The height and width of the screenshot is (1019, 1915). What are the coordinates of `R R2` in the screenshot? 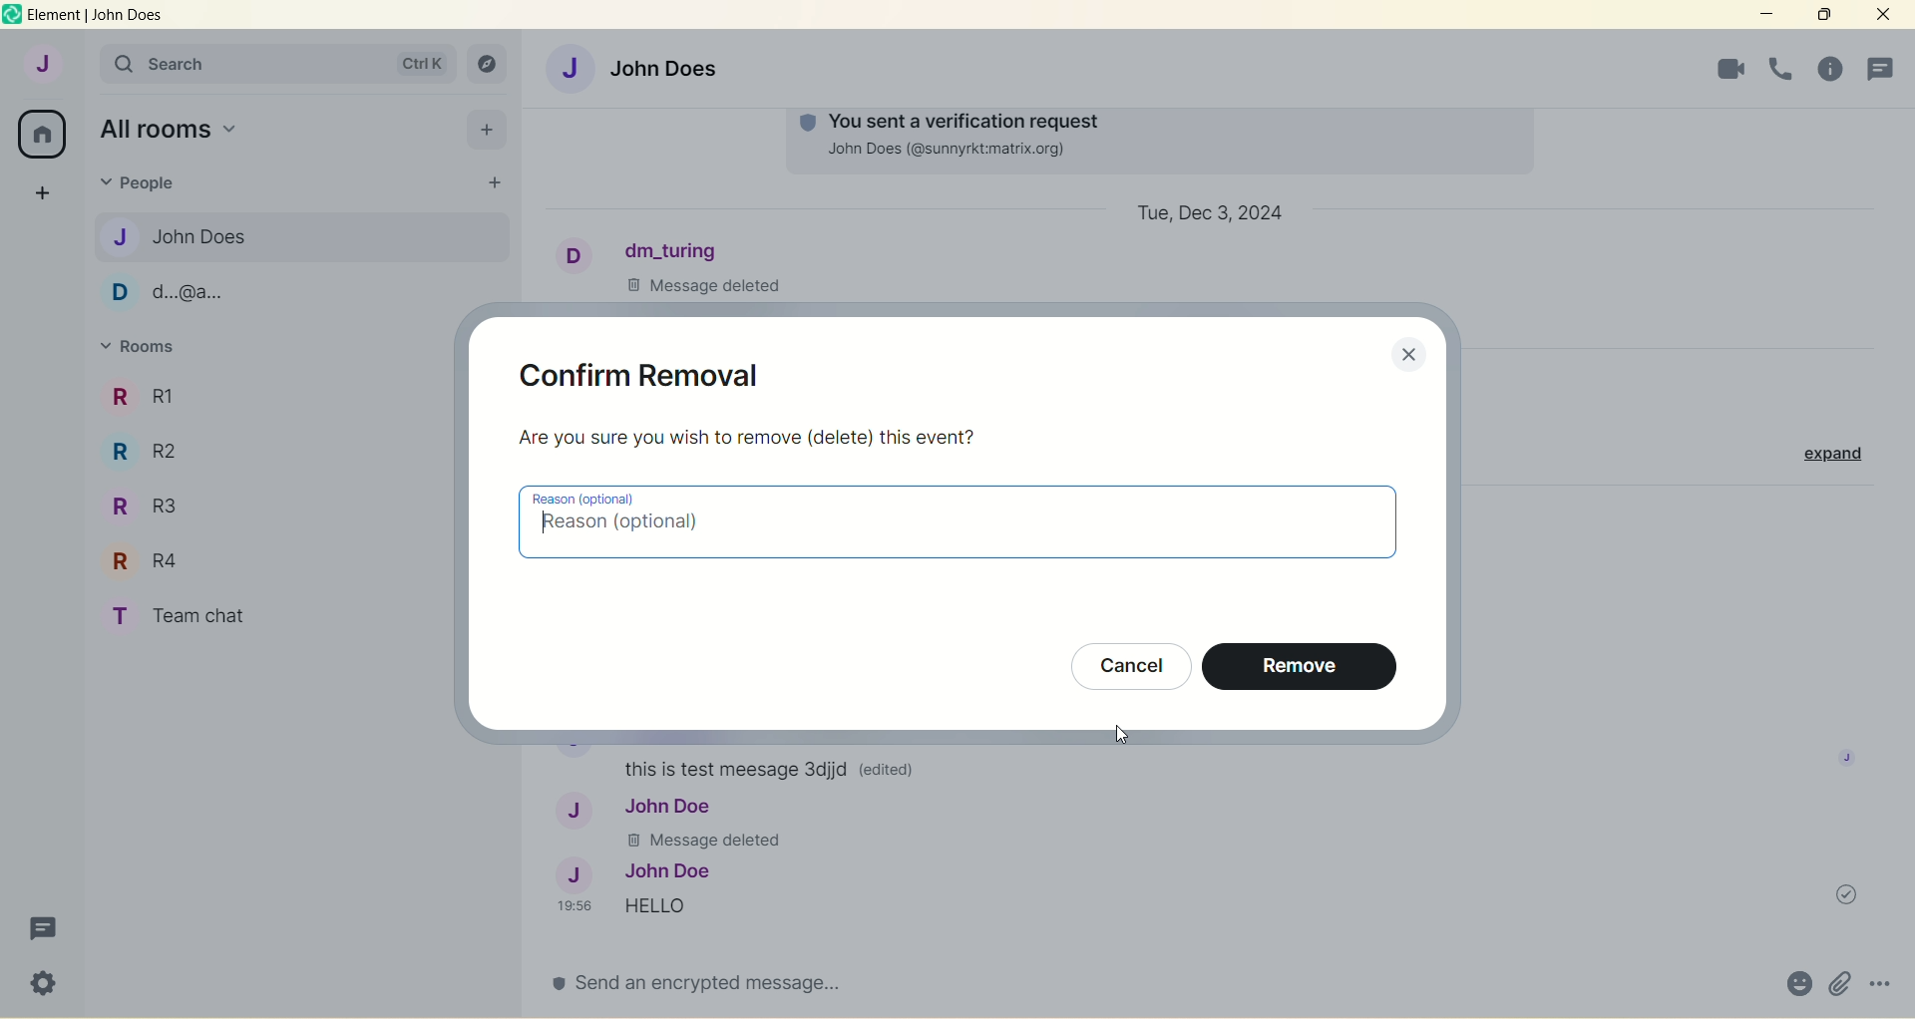 It's located at (157, 451).